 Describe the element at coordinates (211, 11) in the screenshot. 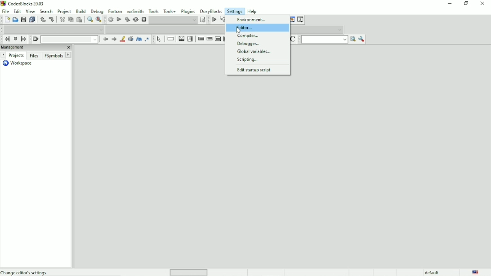

I see `DoxyBlocks` at that location.